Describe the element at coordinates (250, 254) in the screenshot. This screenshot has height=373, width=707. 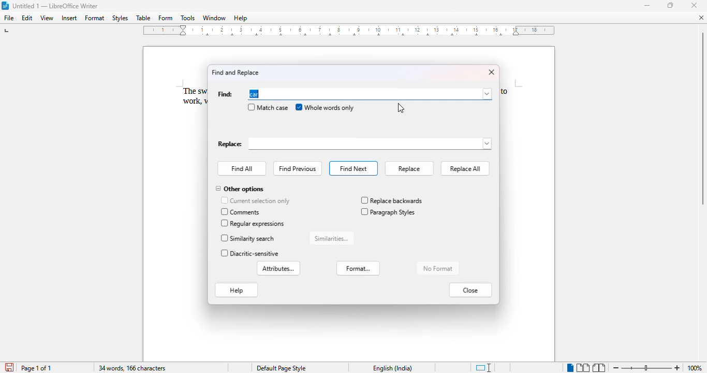
I see `diacritic-sensitive` at that location.